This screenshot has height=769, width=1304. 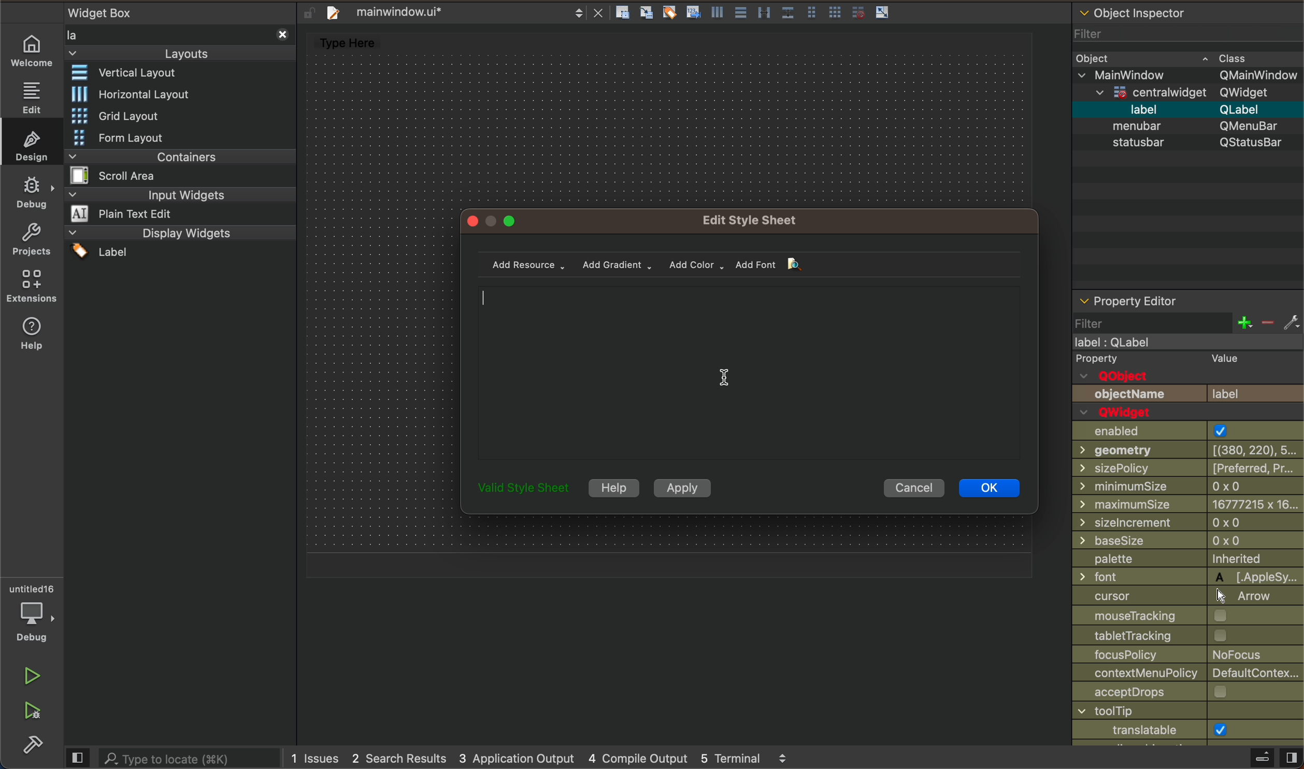 What do you see at coordinates (1187, 522) in the screenshot?
I see `size increment ` at bounding box center [1187, 522].